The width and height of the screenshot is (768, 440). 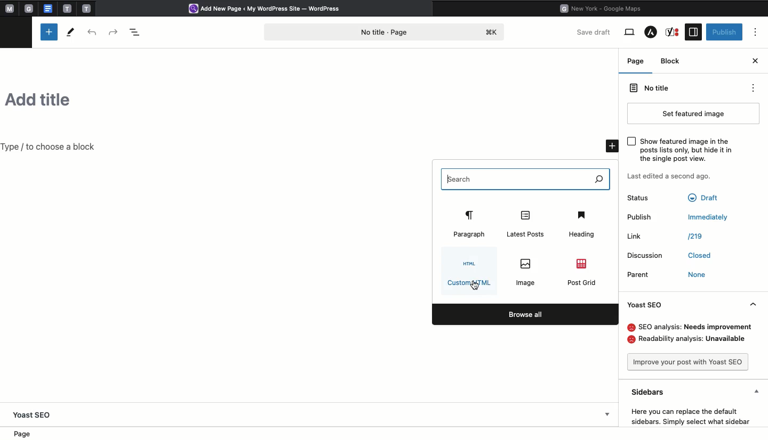 What do you see at coordinates (527, 223) in the screenshot?
I see `Latest posts` at bounding box center [527, 223].